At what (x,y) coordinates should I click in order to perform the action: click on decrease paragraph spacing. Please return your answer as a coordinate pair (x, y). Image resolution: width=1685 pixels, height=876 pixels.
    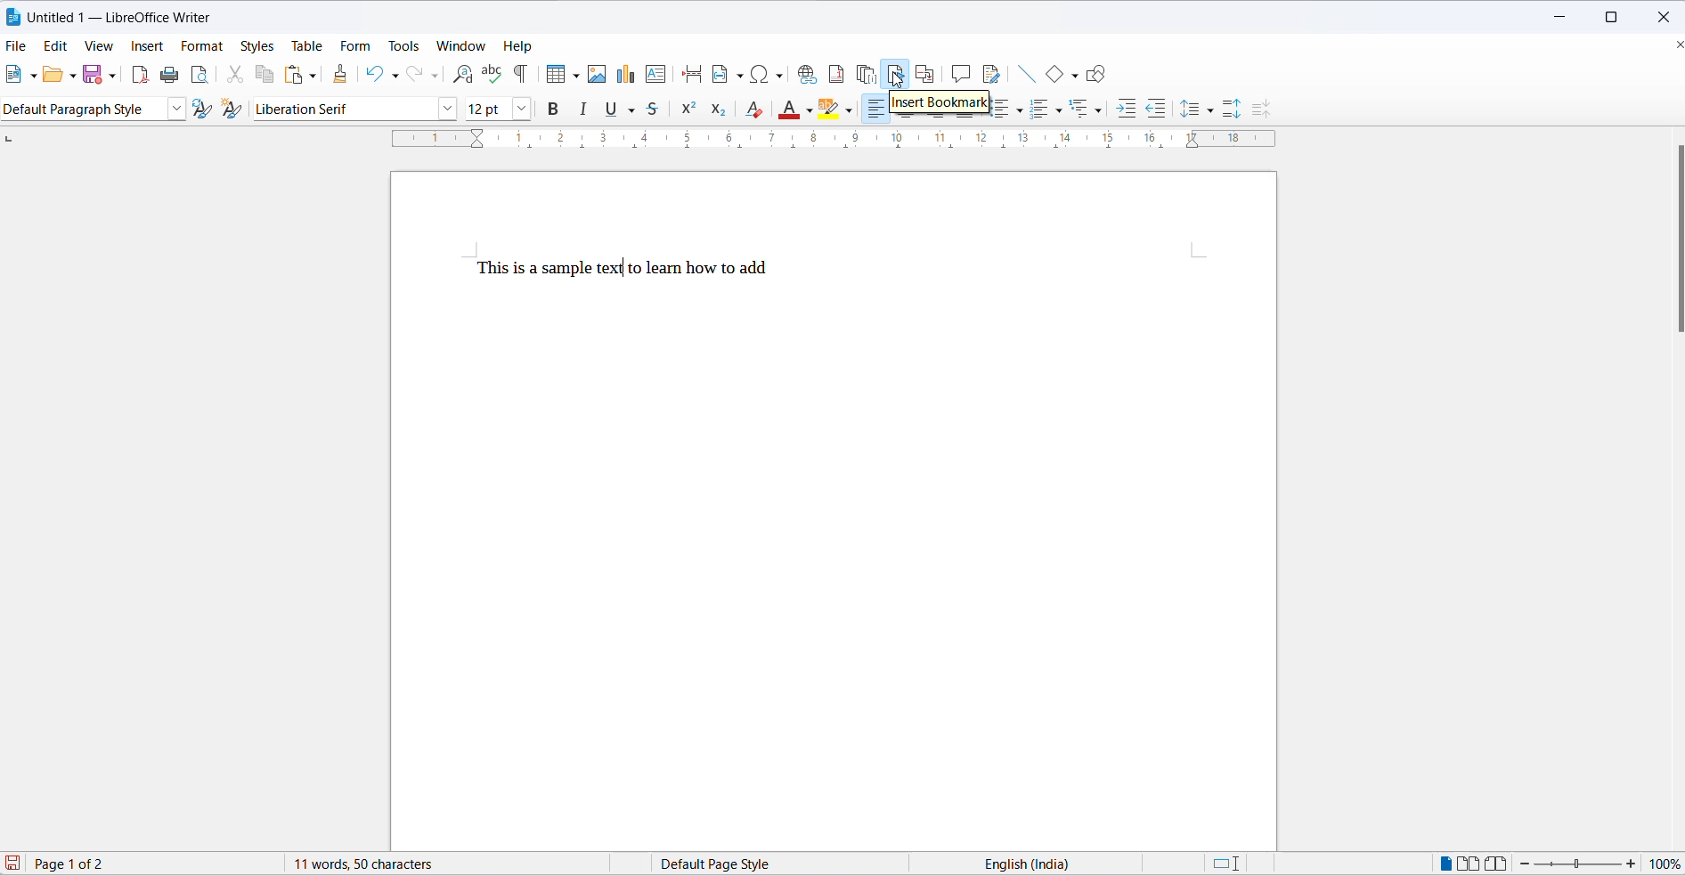
    Looking at the image, I should click on (1259, 109).